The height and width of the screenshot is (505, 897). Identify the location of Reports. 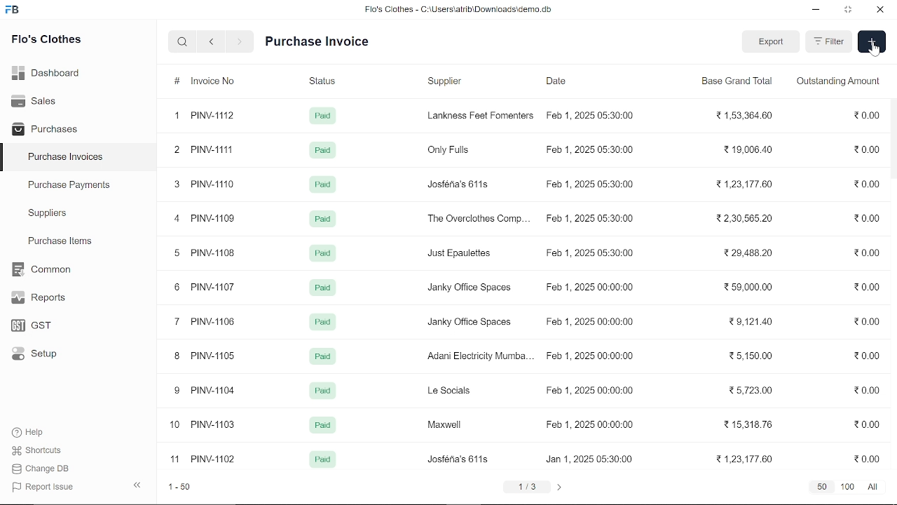
(38, 298).